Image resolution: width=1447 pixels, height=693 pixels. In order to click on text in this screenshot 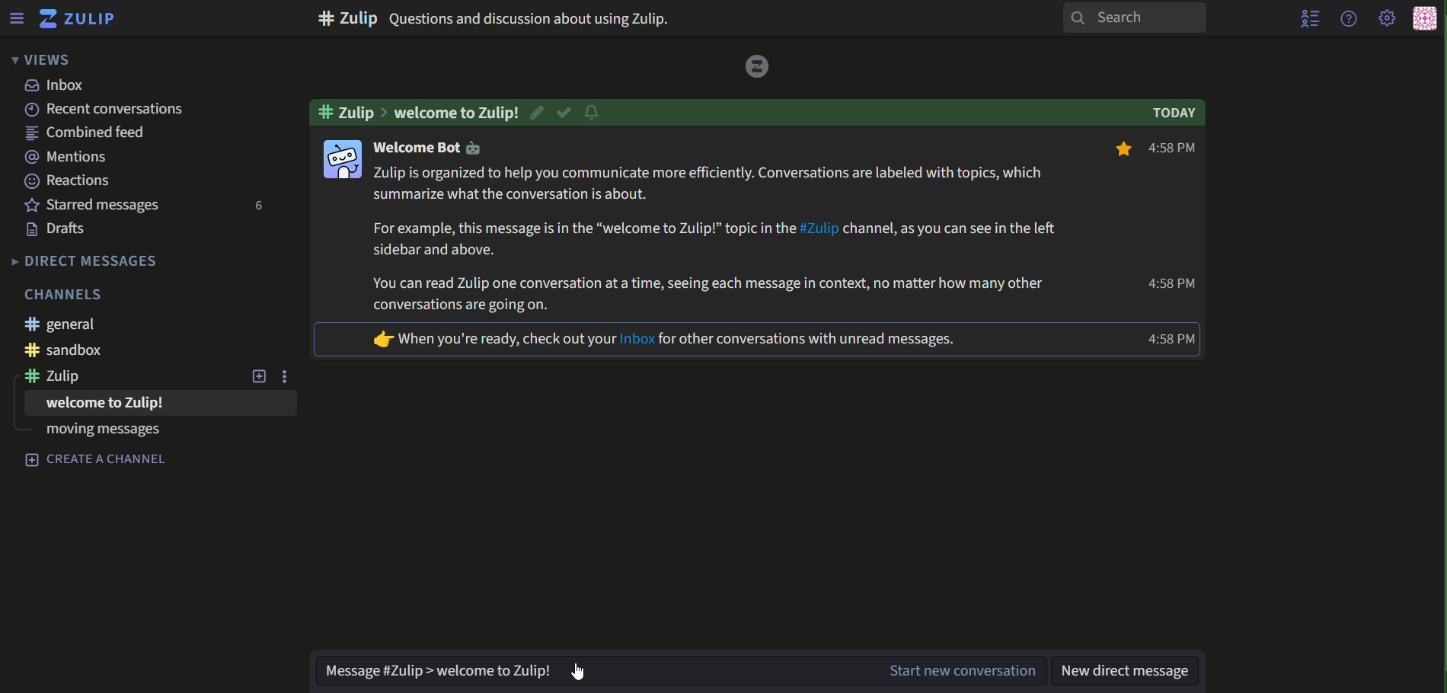, I will do `click(98, 435)`.